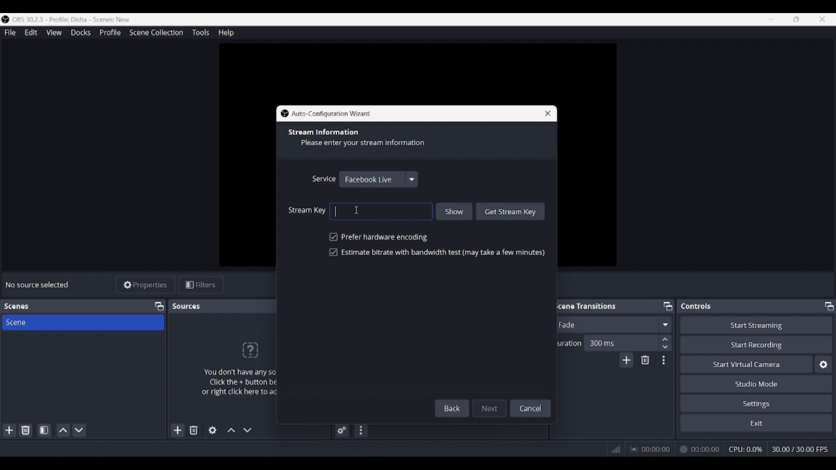 Image resolution: width=836 pixels, height=470 pixels. Describe the element at coordinates (626, 360) in the screenshot. I see `Add transition` at that location.